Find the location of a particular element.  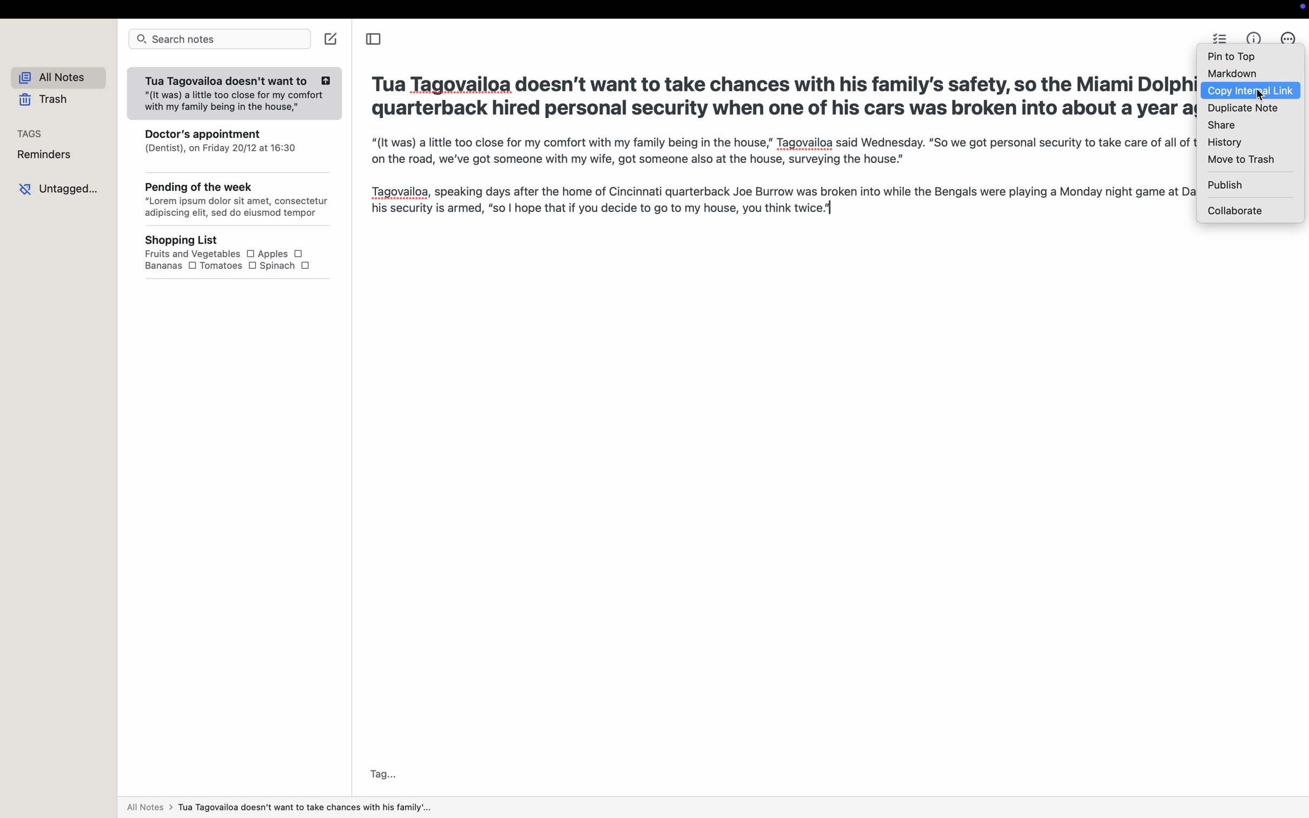

collaborate is located at coordinates (1238, 211).